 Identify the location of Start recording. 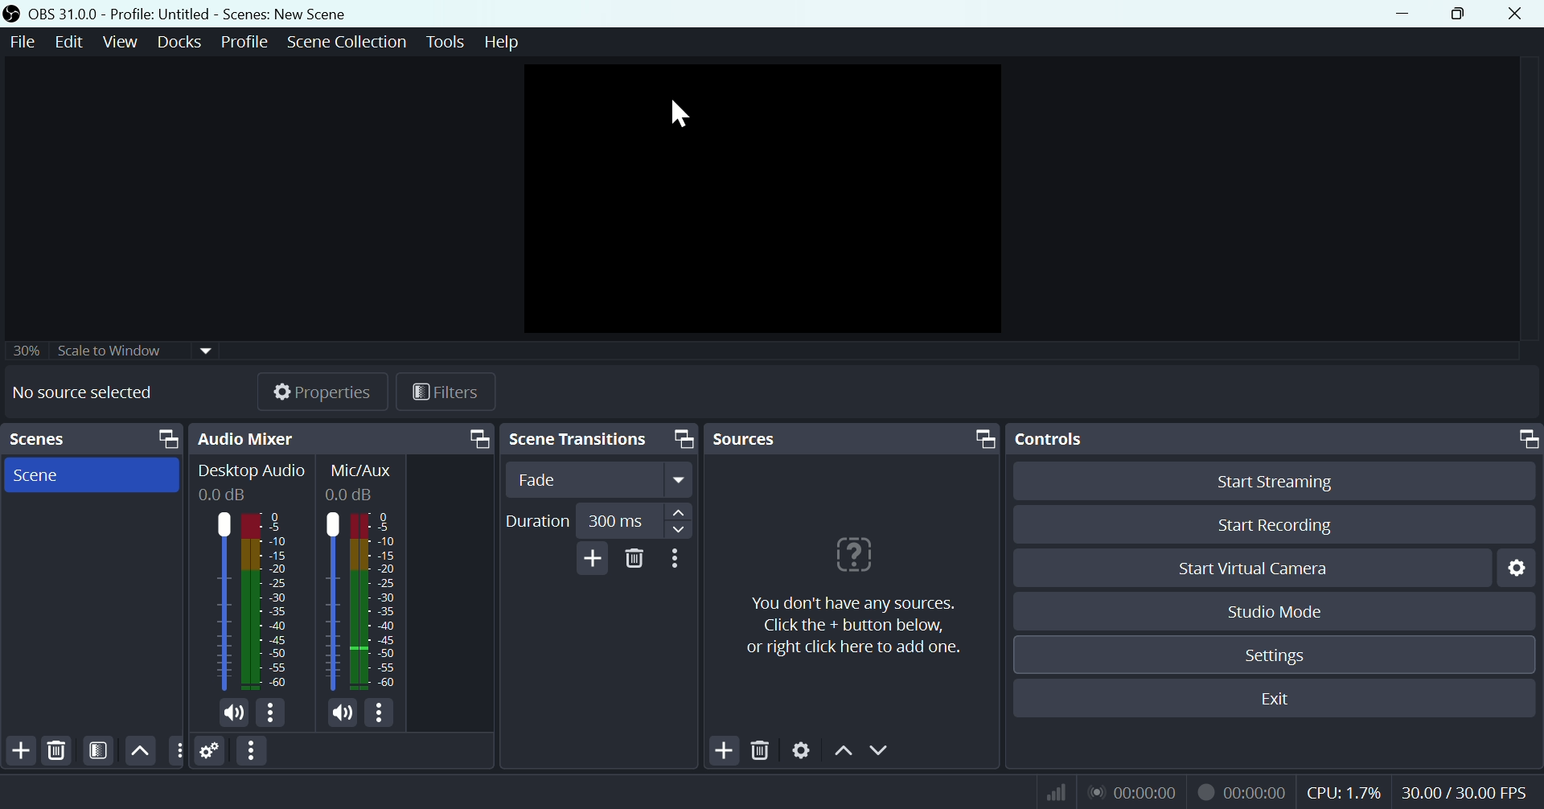
(1263, 528).